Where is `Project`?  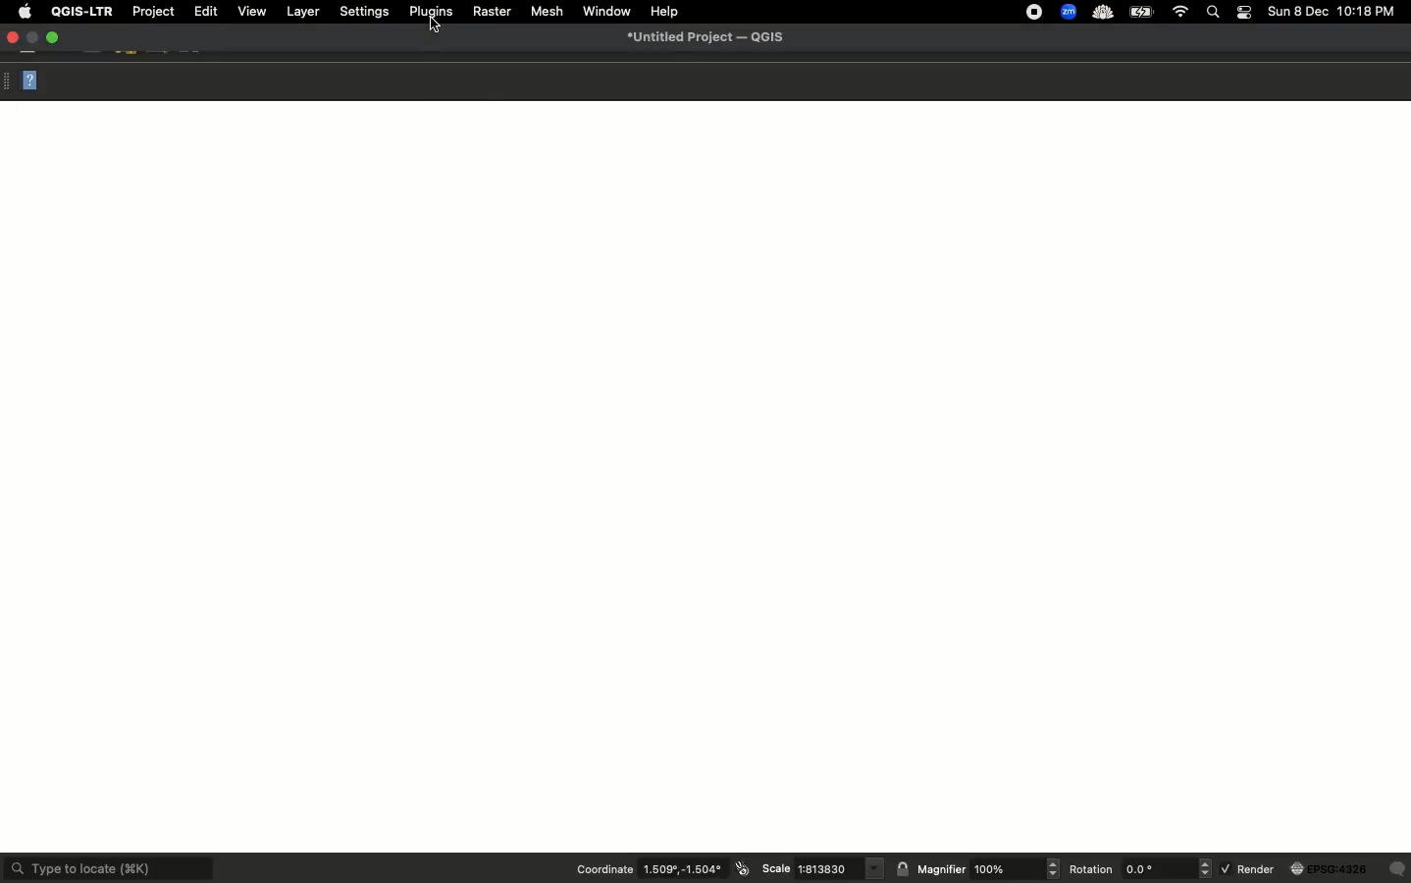
Project is located at coordinates (152, 11).